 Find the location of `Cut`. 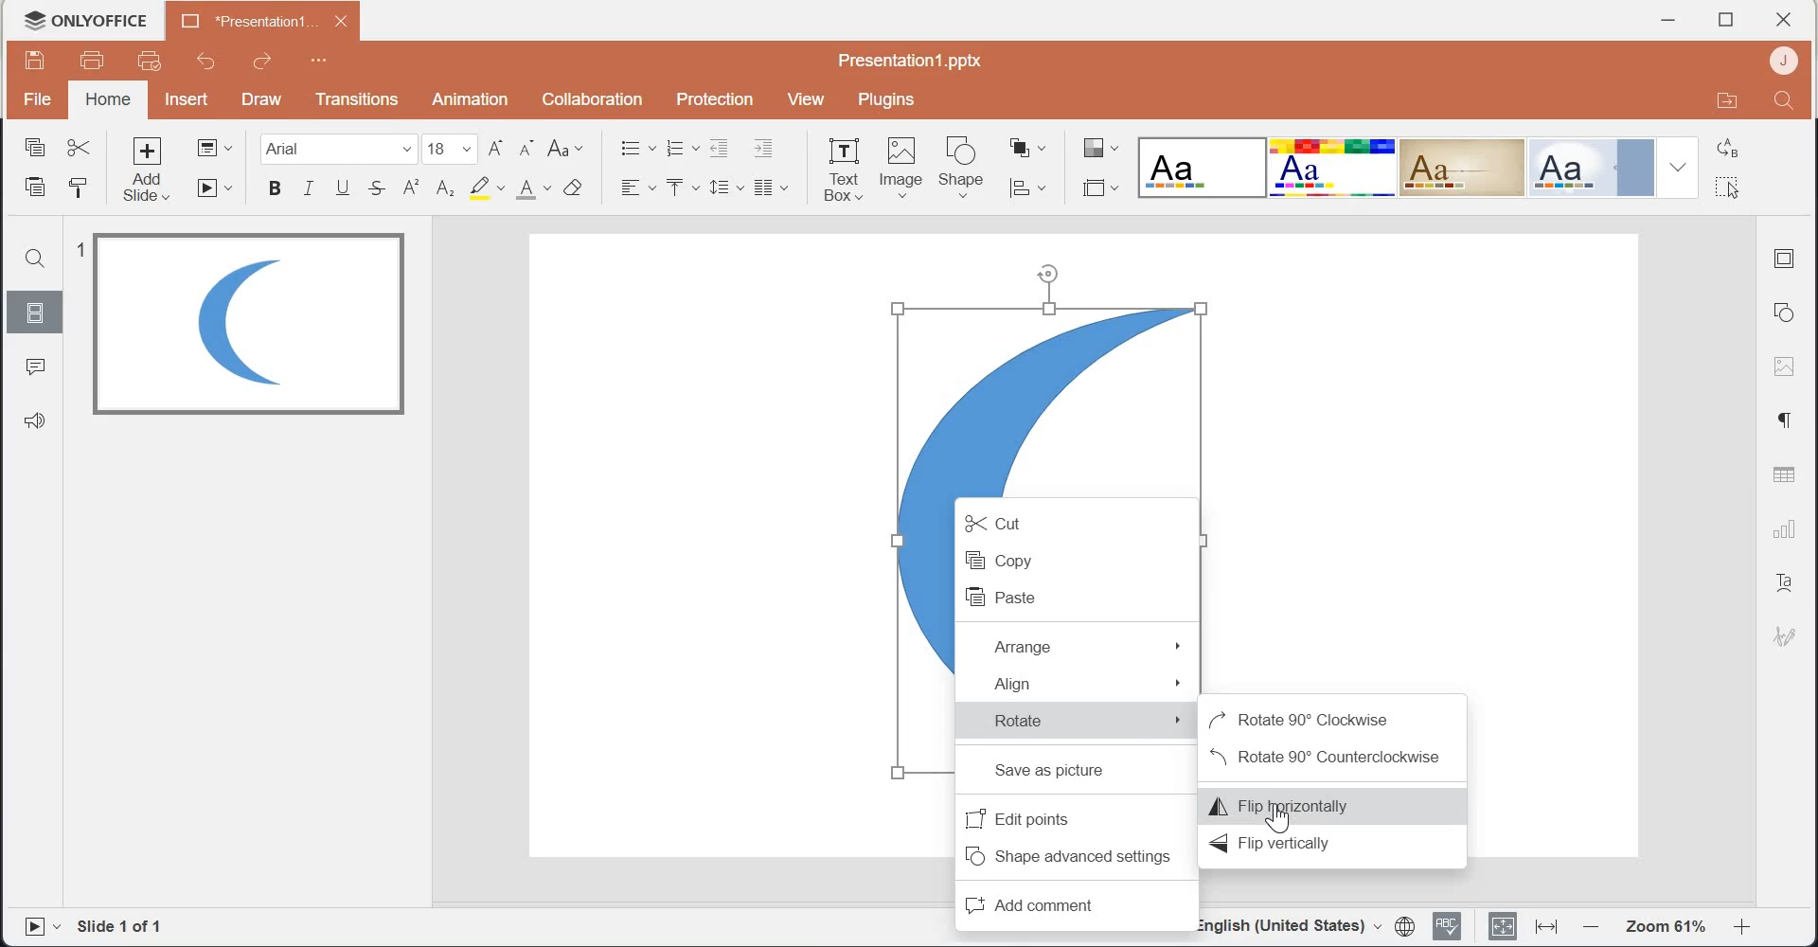

Cut is located at coordinates (80, 148).